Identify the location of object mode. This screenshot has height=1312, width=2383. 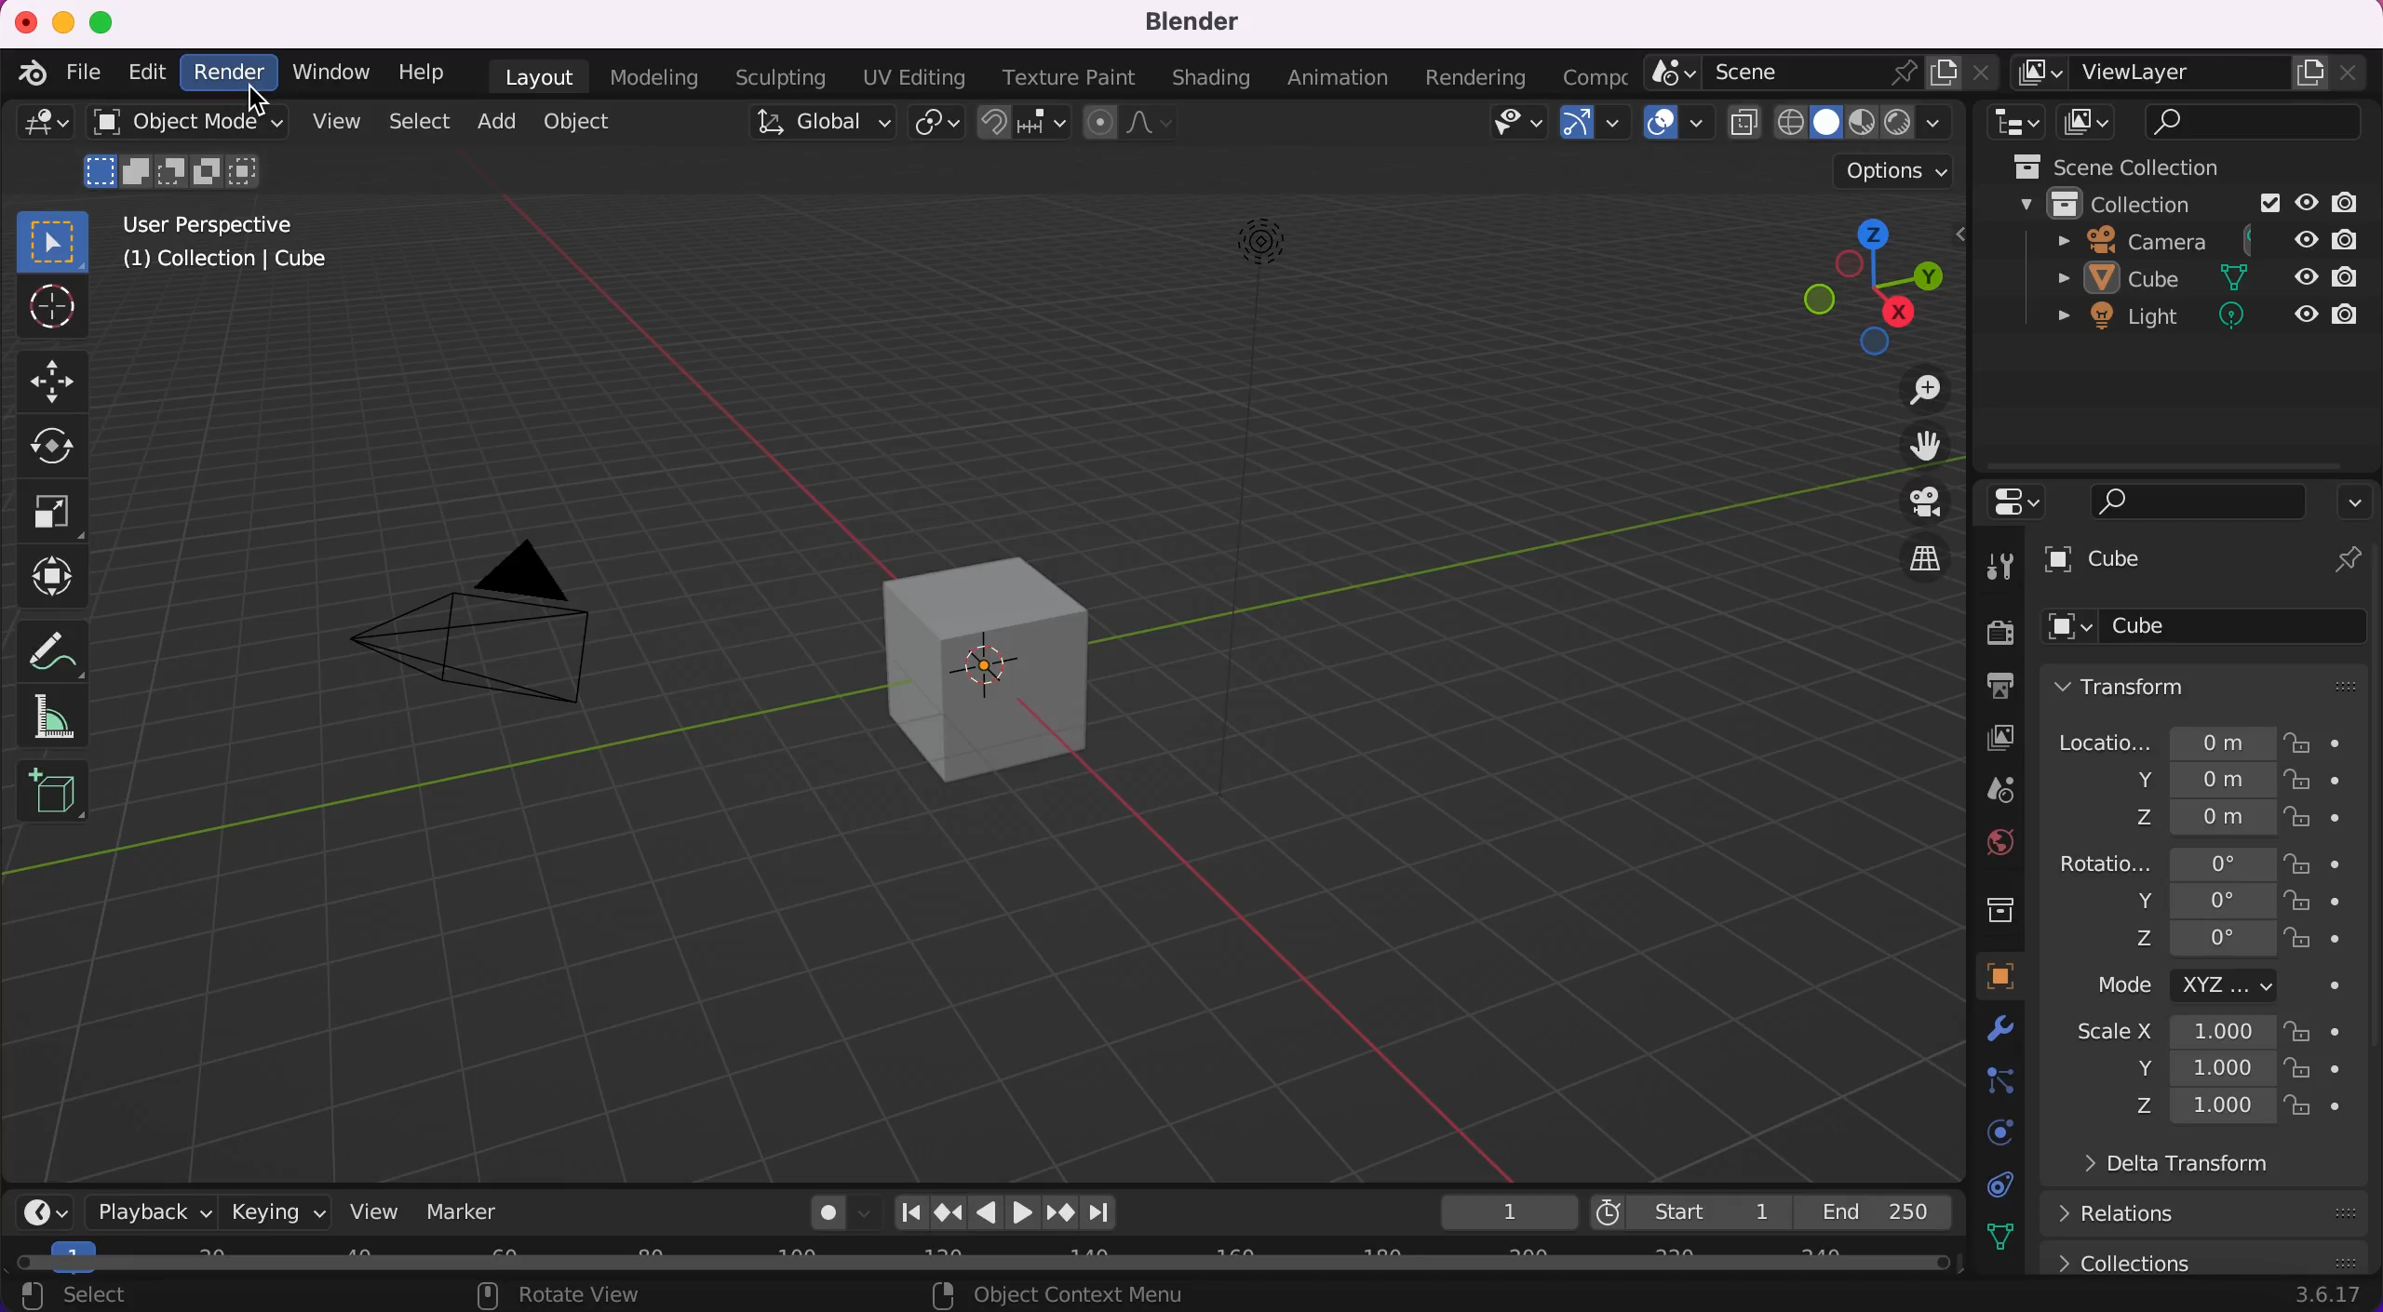
(184, 151).